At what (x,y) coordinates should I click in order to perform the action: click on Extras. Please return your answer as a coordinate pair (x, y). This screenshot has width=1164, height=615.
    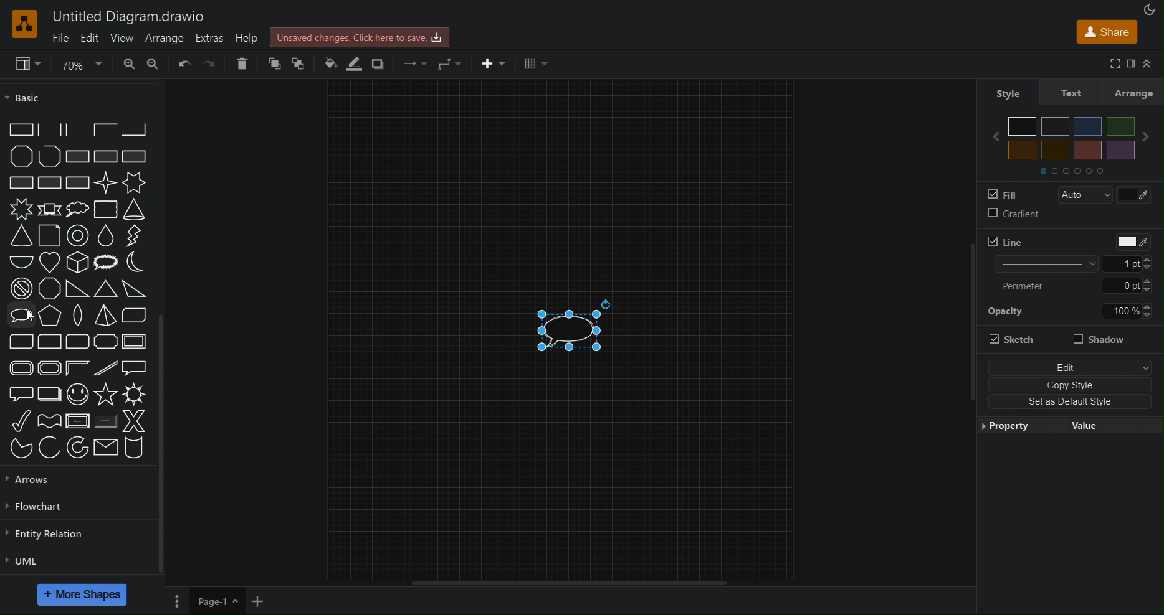
    Looking at the image, I should click on (210, 38).